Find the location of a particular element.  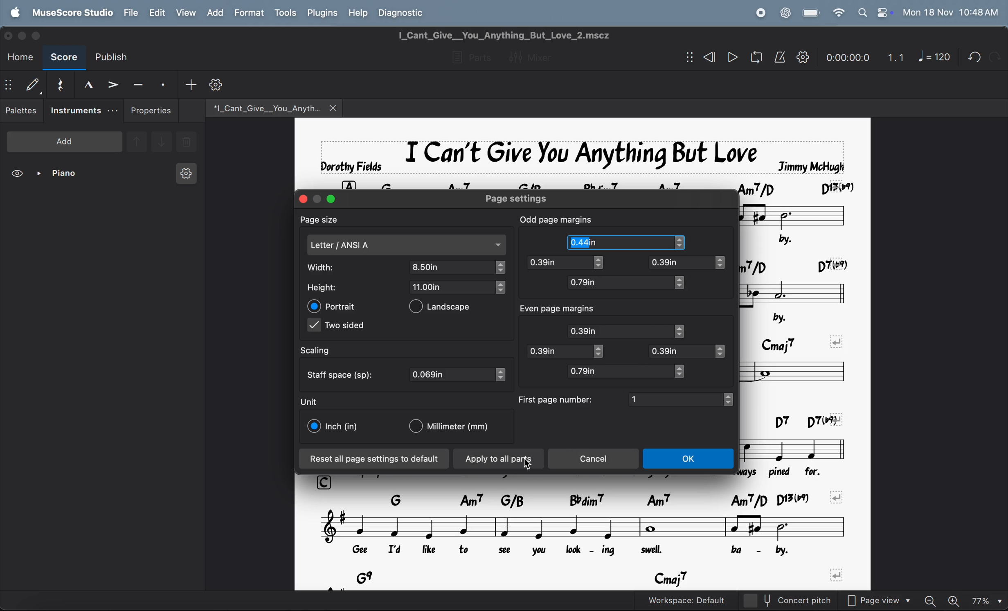

zoom in is located at coordinates (956, 599).